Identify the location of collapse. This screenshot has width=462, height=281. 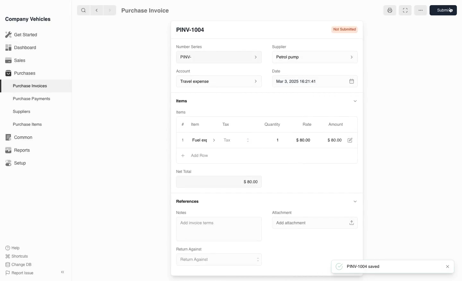
(355, 201).